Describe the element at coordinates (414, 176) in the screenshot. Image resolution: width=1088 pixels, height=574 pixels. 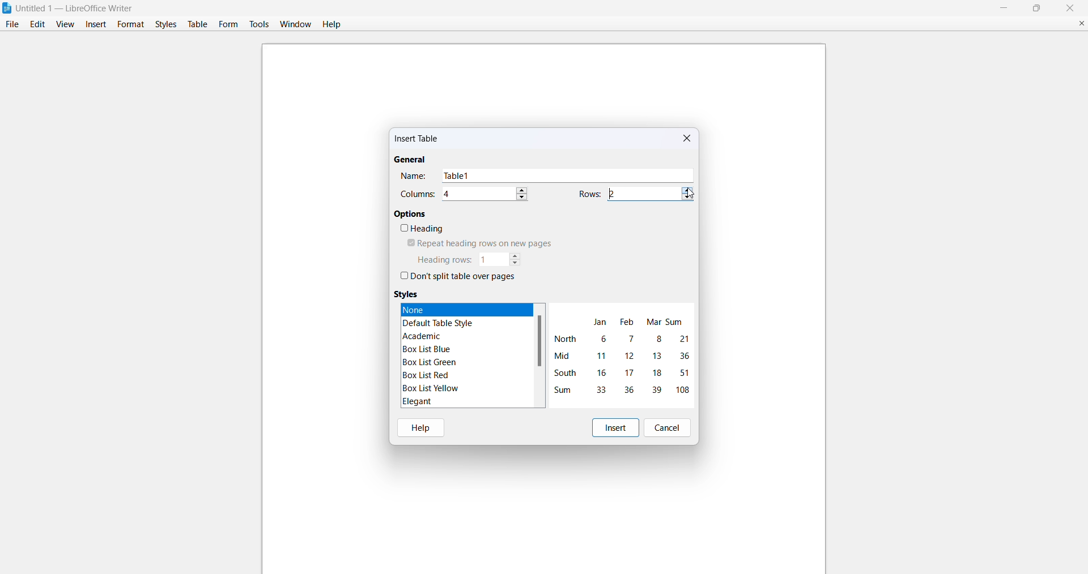
I see `name` at that location.